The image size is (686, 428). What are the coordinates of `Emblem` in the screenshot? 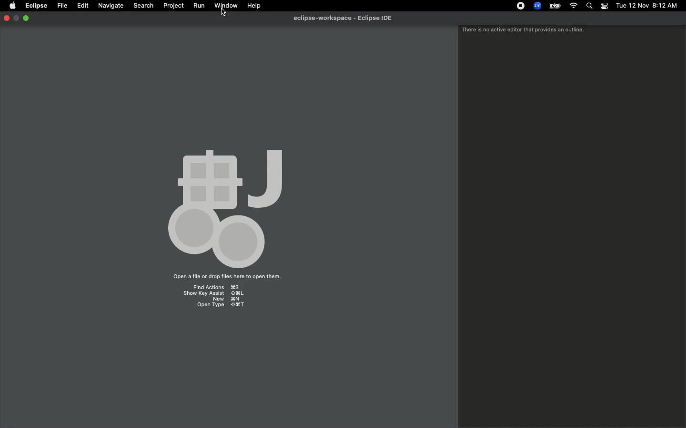 It's located at (225, 205).